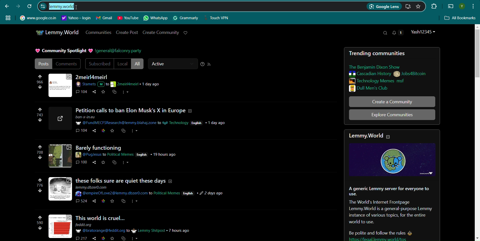  What do you see at coordinates (386, 81) in the screenshot?
I see `Technology meme msf` at bounding box center [386, 81].